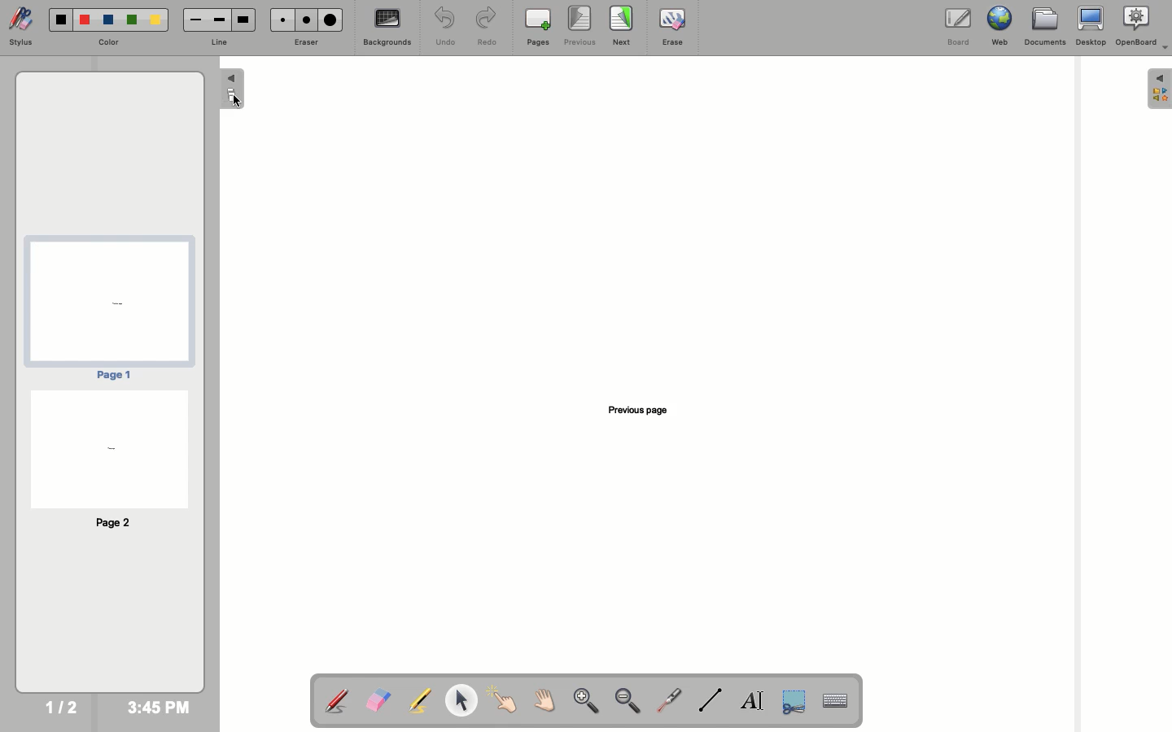 The image size is (1172, 732). Describe the element at coordinates (235, 103) in the screenshot. I see `cursor` at that location.